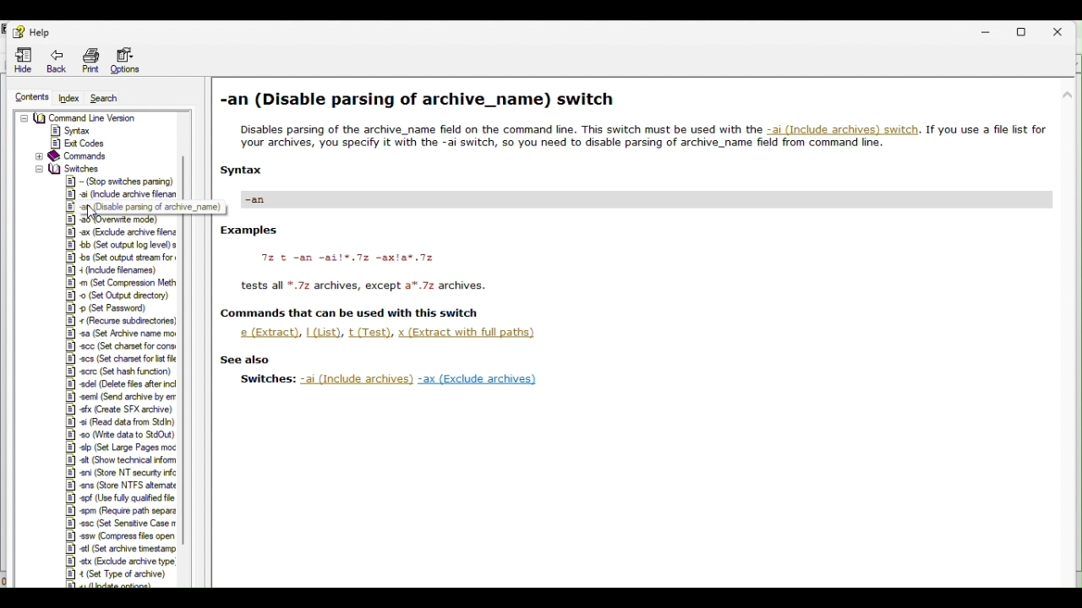 The height and width of the screenshot is (608, 1082). What do you see at coordinates (1024, 31) in the screenshot?
I see `Restore` at bounding box center [1024, 31].